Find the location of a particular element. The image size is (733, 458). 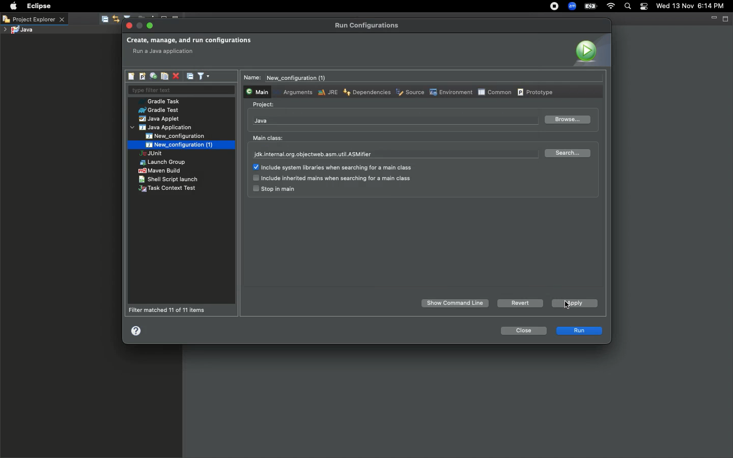

New_configuration is located at coordinates (182, 136).